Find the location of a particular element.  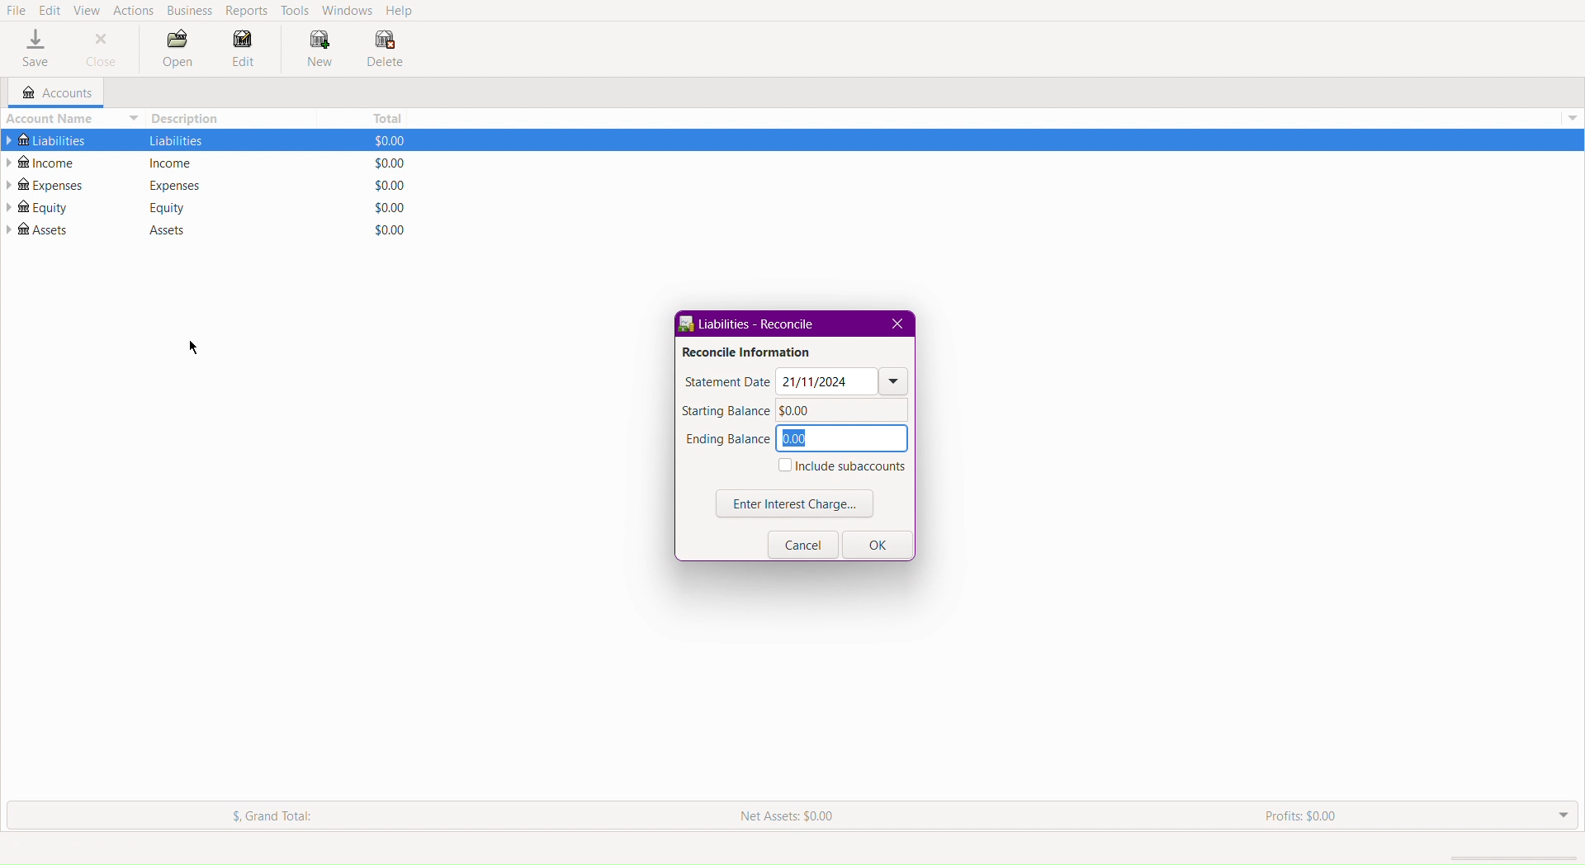

Description is located at coordinates (168, 229).